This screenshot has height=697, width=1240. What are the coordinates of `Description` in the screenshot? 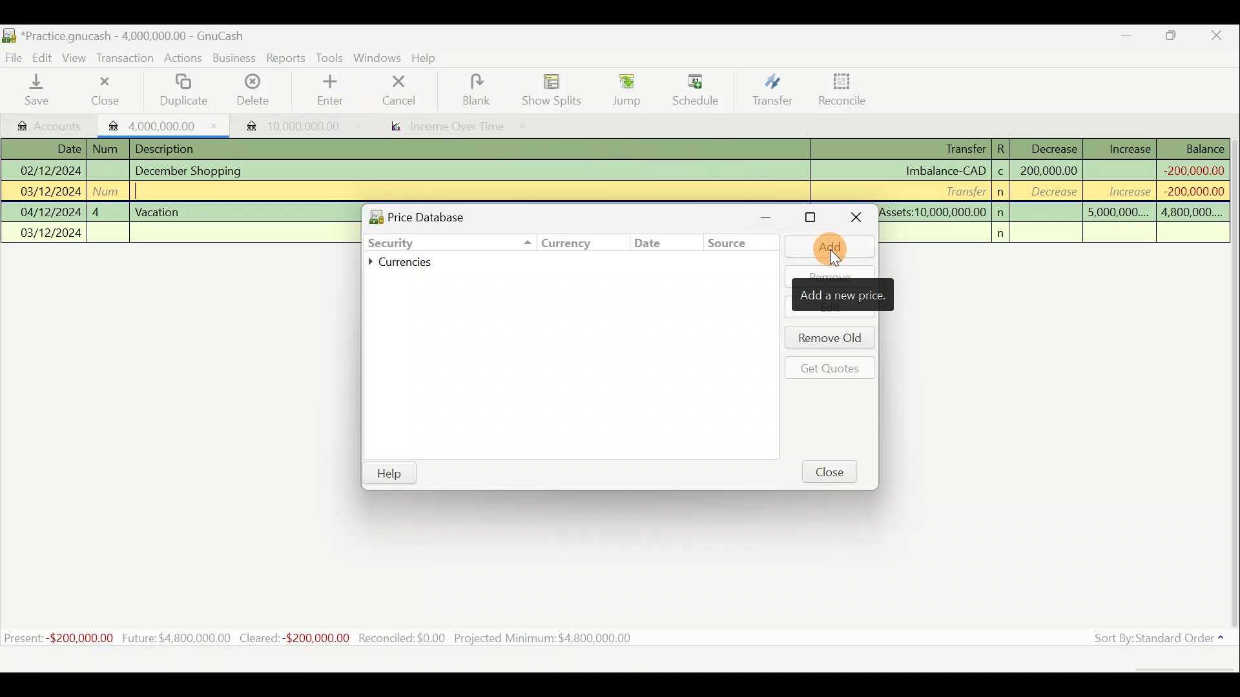 It's located at (169, 147).